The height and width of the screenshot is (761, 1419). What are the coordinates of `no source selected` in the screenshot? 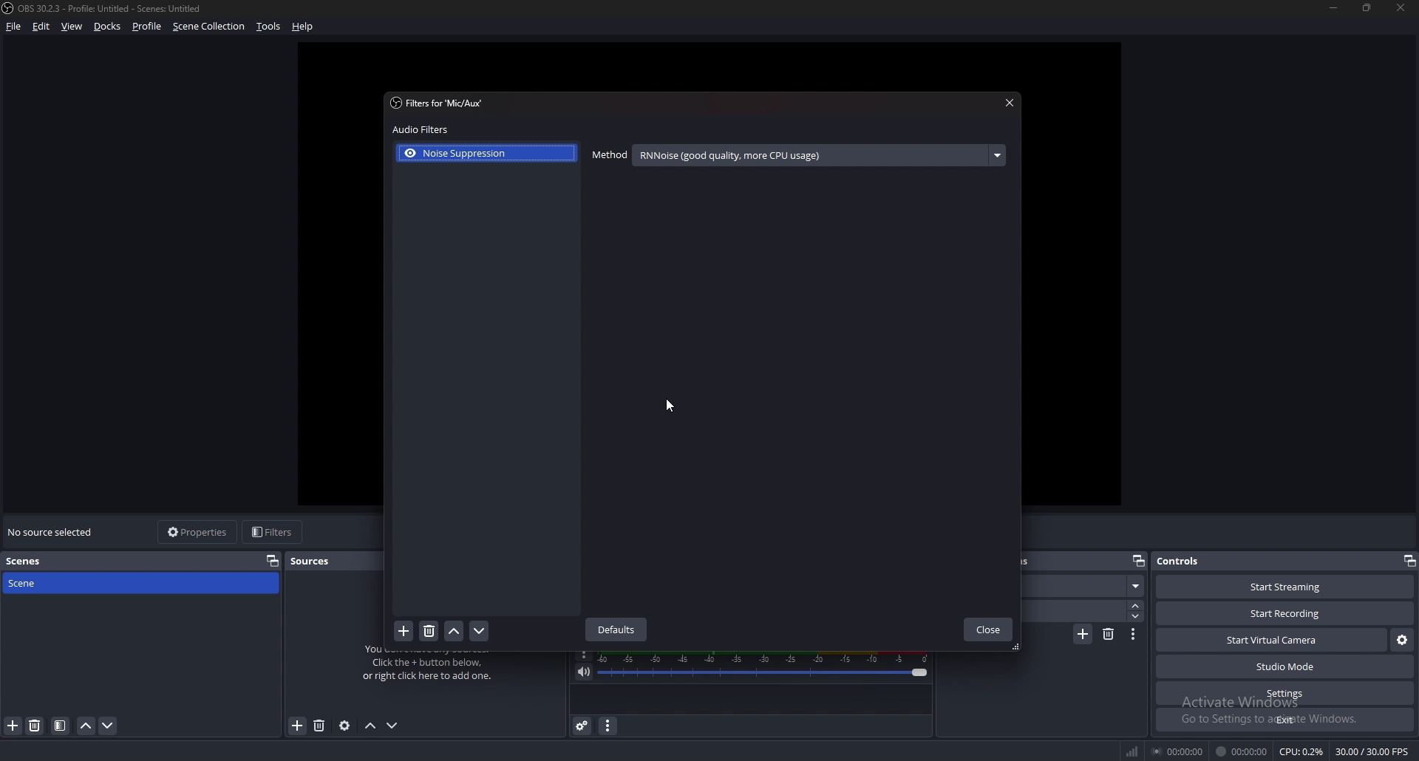 It's located at (52, 531).